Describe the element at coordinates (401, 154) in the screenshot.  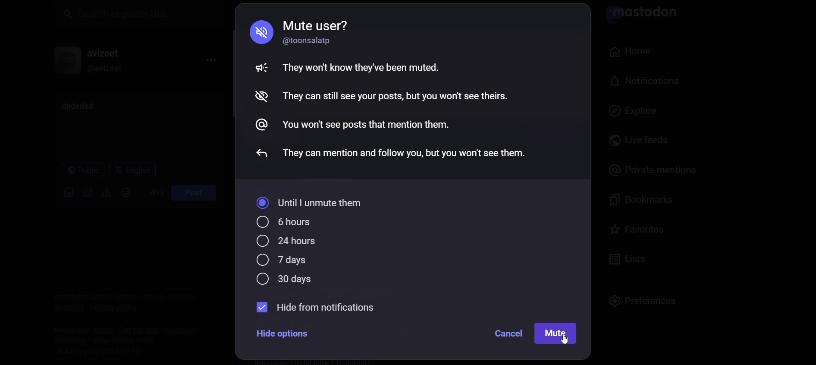
I see `` at that location.